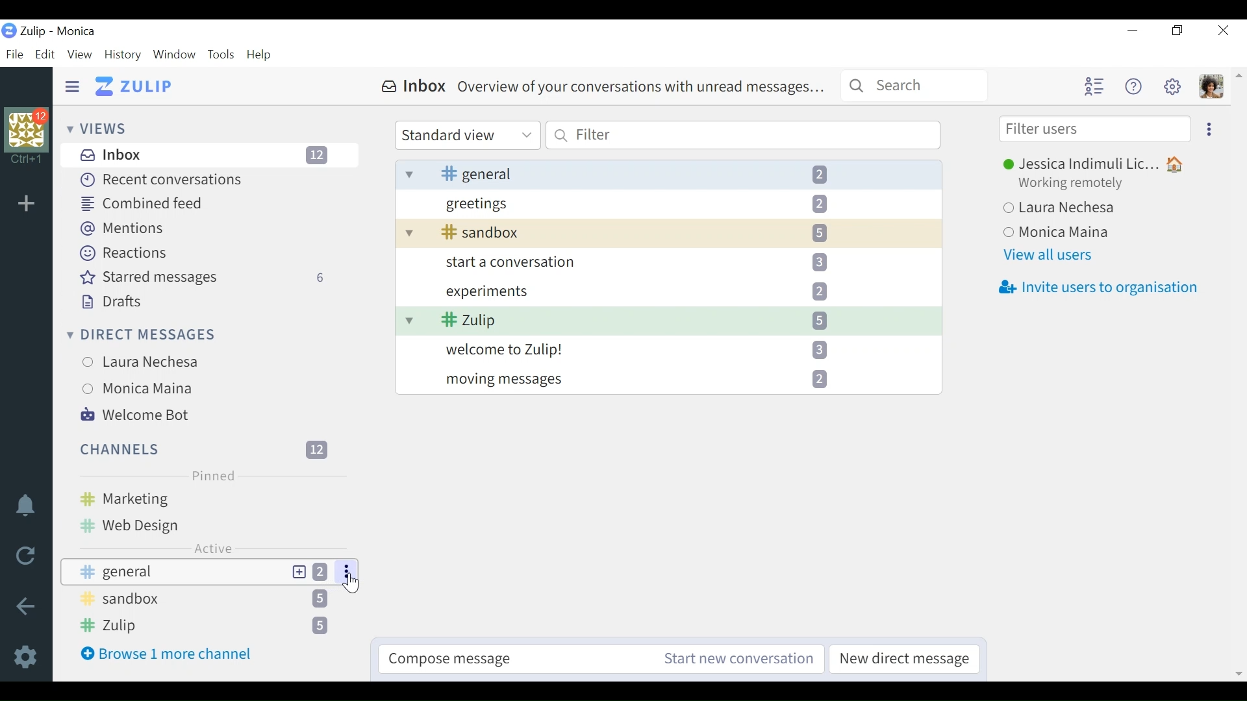 This screenshot has width=1247, height=701. I want to click on minimize, so click(1131, 31).